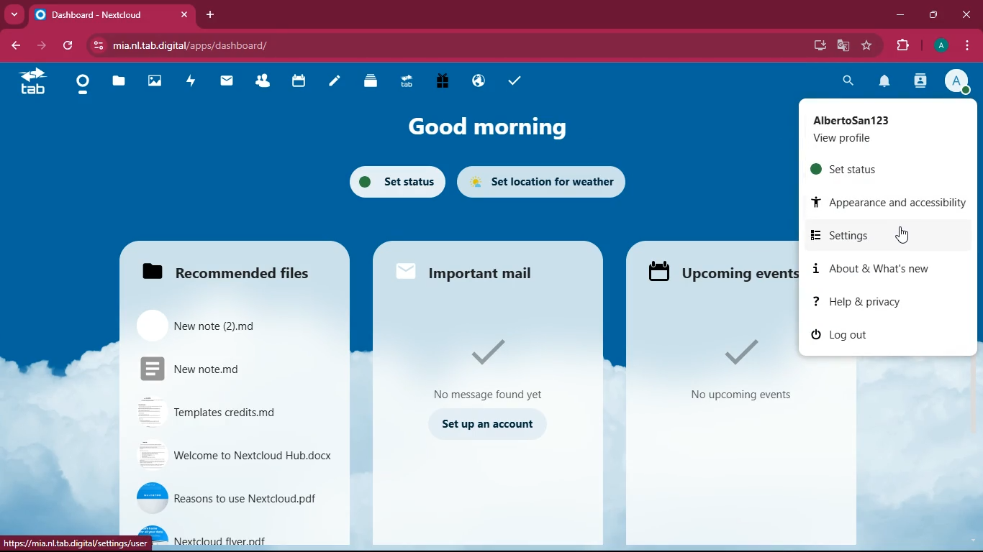 This screenshot has width=983, height=552. Describe the element at coordinates (817, 47) in the screenshot. I see `desktop` at that location.